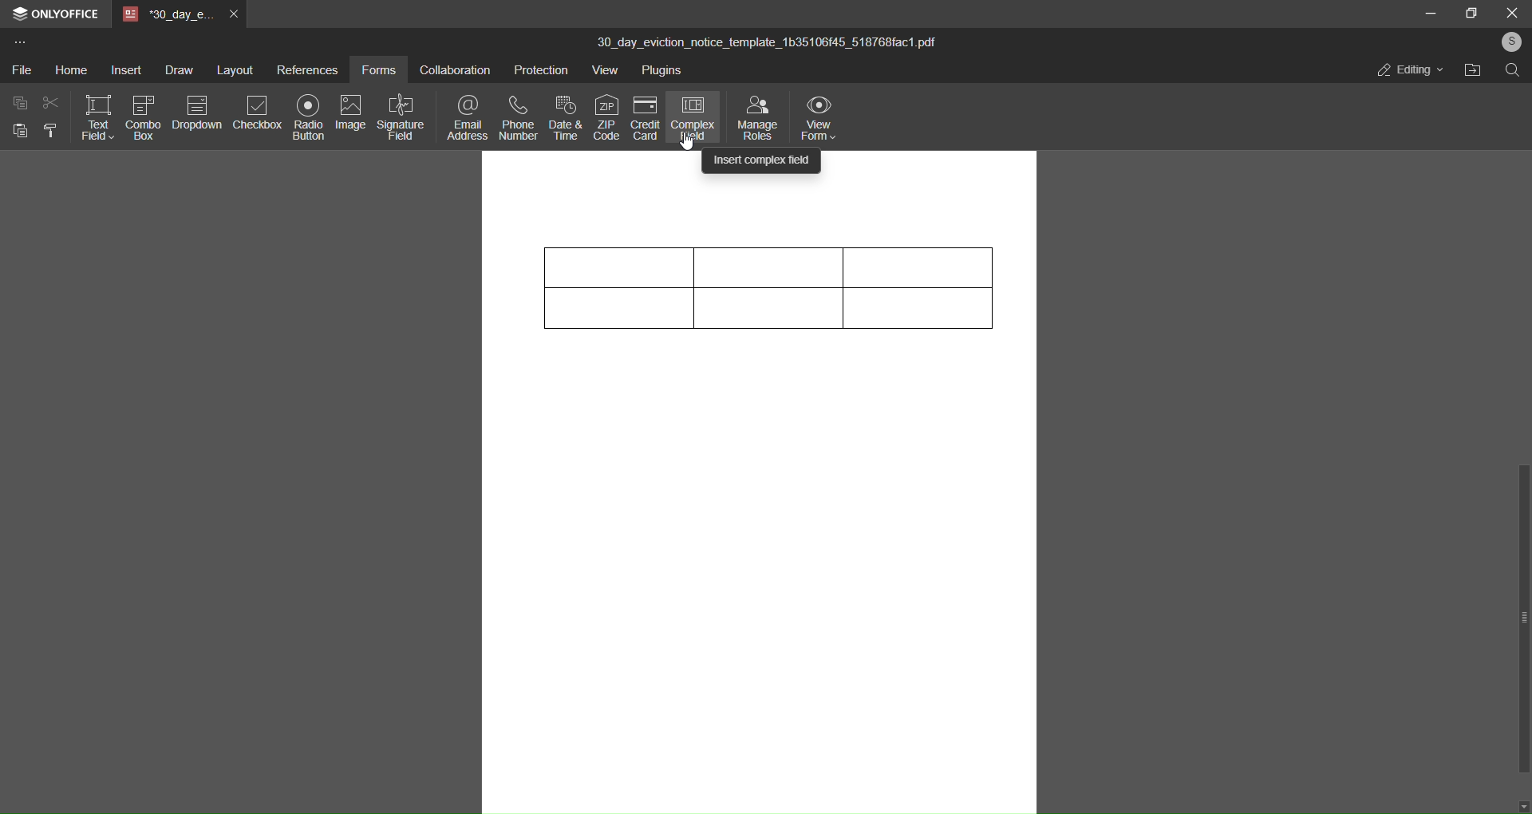 This screenshot has width=1532, height=814. Describe the element at coordinates (17, 132) in the screenshot. I see `paste` at that location.